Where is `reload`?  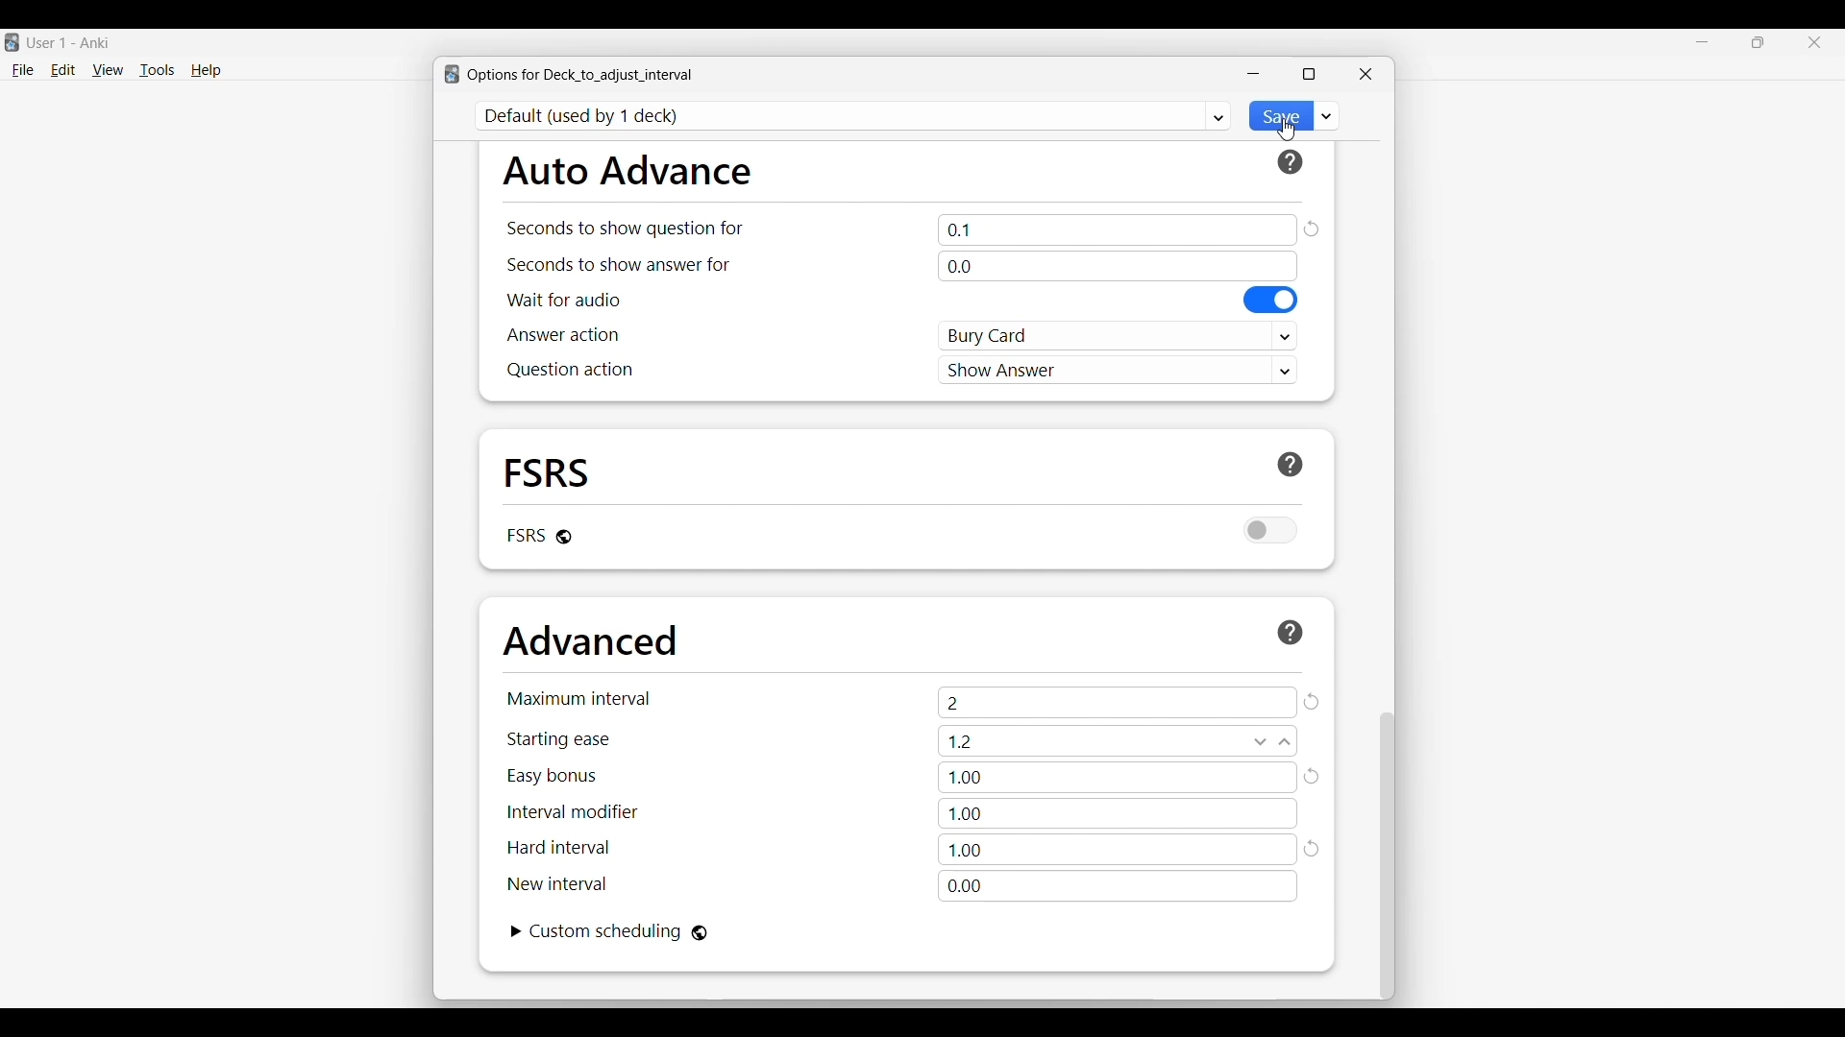 reload is located at coordinates (1311, 229).